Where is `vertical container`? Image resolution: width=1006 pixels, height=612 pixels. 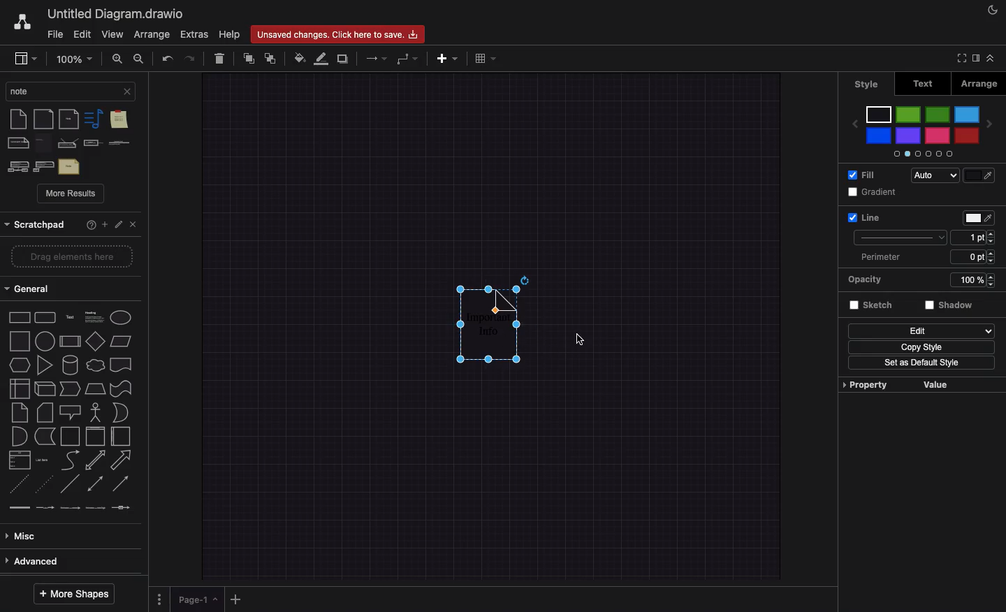
vertical container is located at coordinates (95, 436).